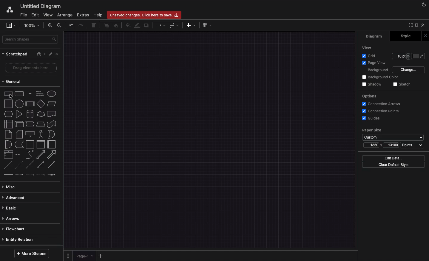 Image resolution: width=429 pixels, height=261 pixels. What do you see at coordinates (13, 97) in the screenshot?
I see `cursor` at bounding box center [13, 97].